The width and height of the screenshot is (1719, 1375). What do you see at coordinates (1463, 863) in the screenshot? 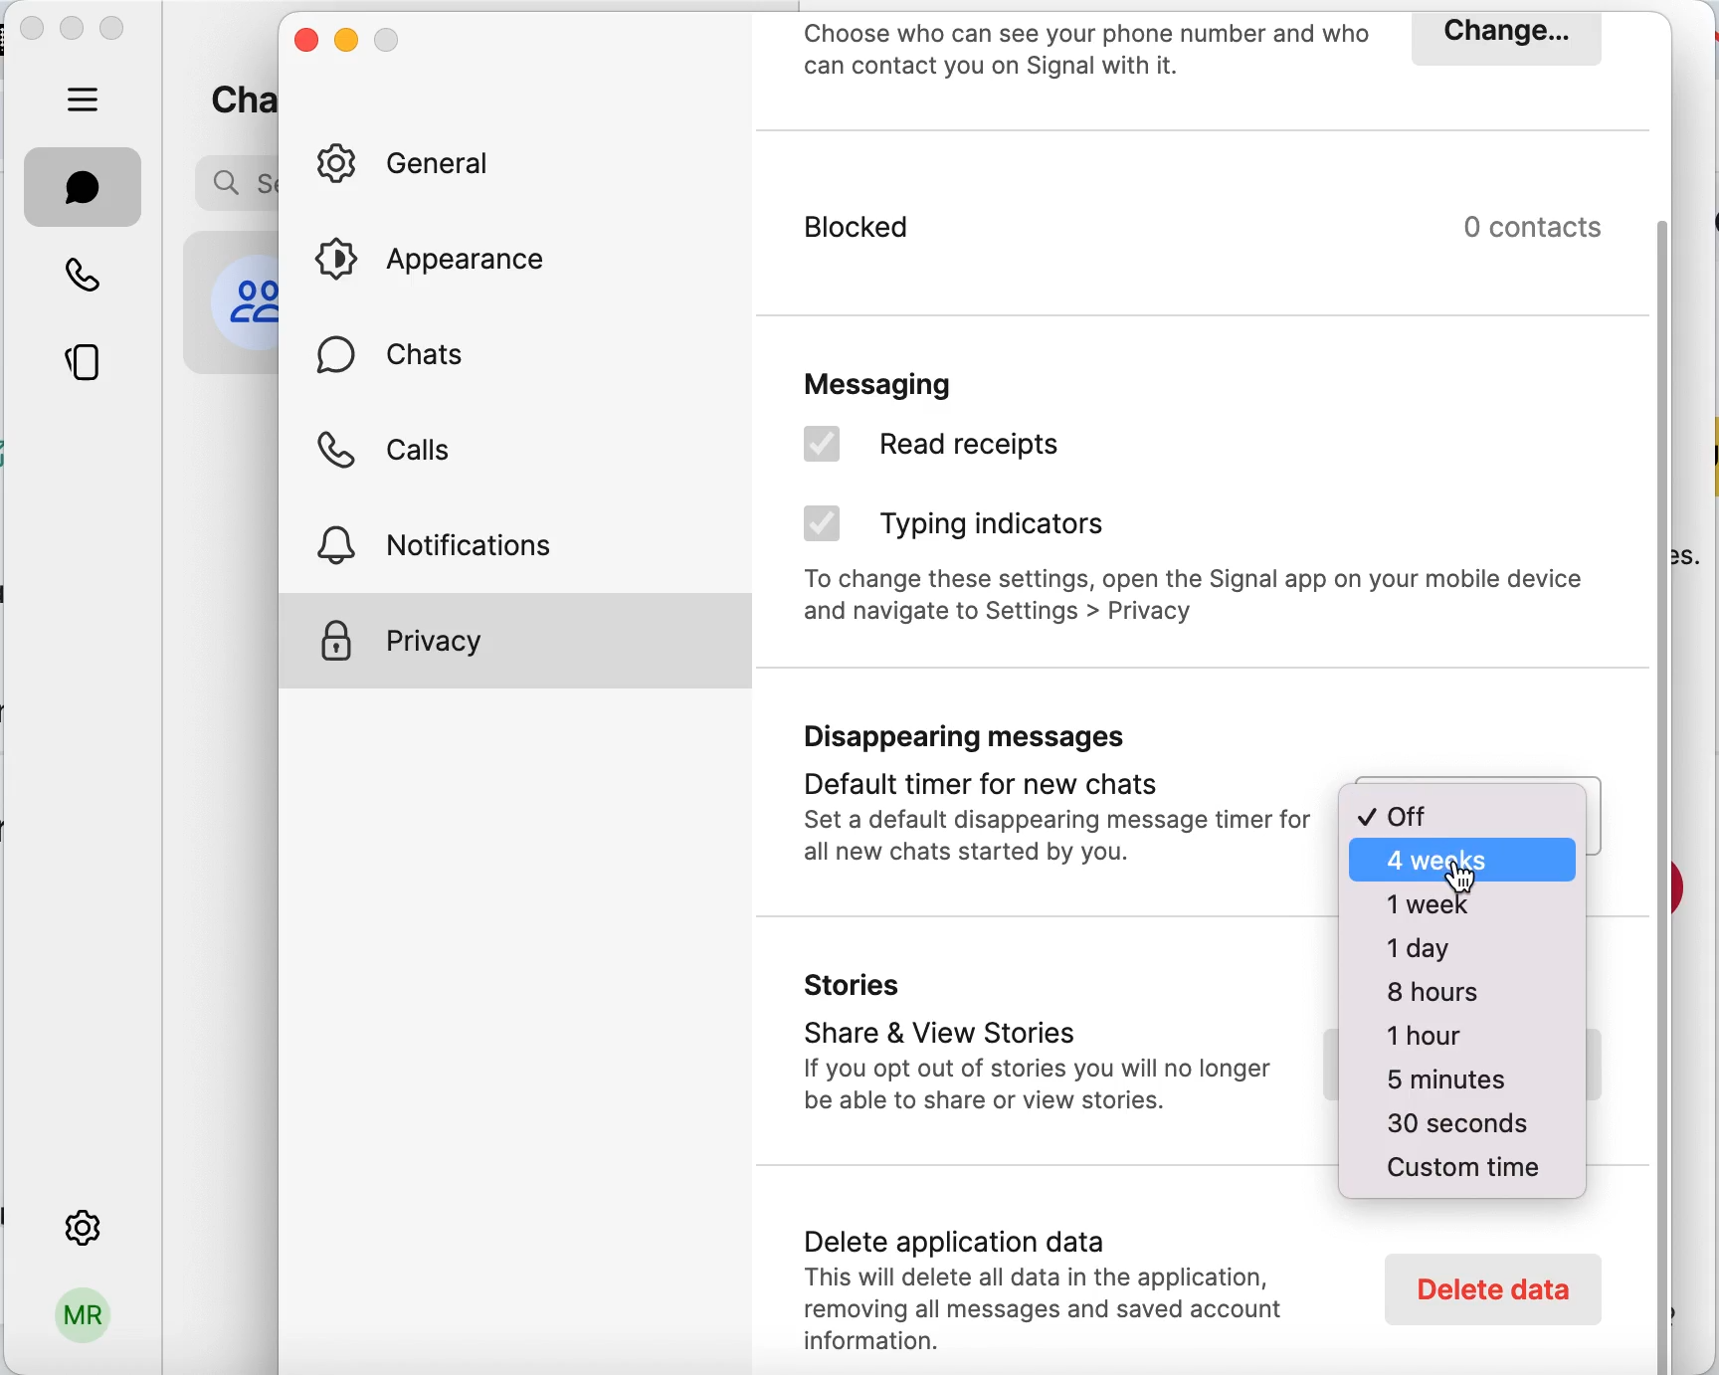
I see `4 weeks` at bounding box center [1463, 863].